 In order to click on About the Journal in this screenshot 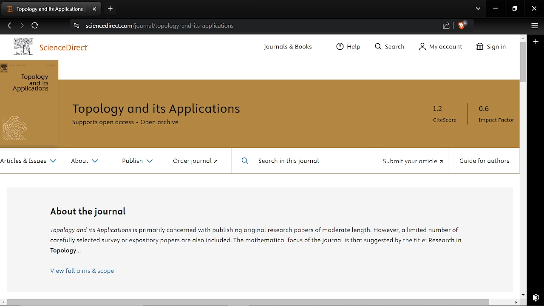, I will do `click(93, 211)`.